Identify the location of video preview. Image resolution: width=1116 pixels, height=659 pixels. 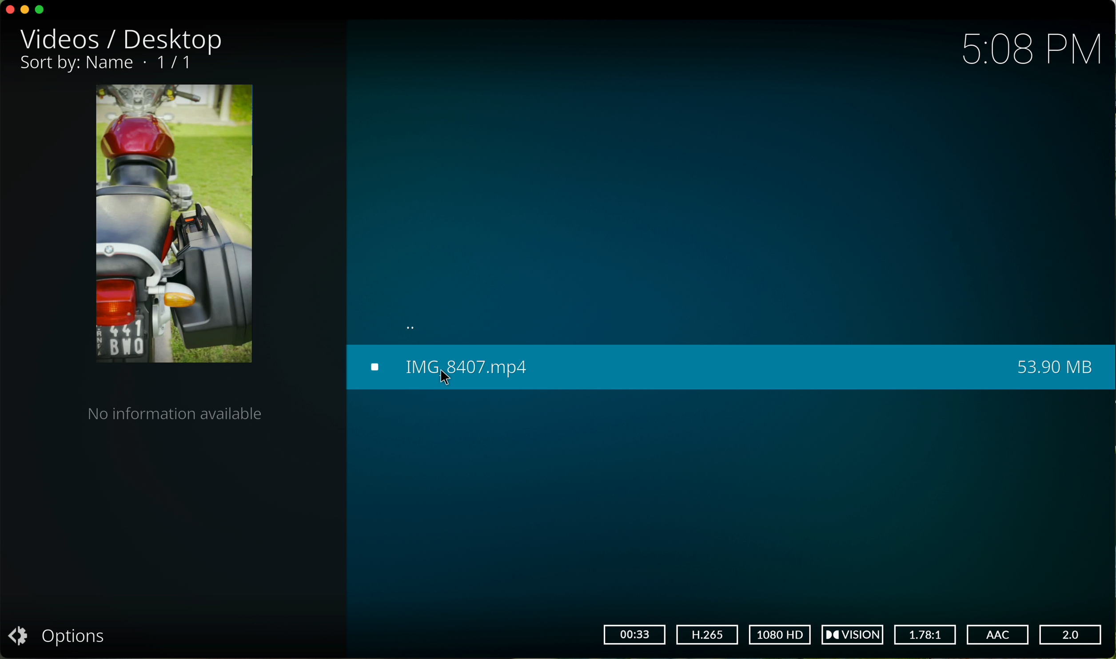
(173, 226).